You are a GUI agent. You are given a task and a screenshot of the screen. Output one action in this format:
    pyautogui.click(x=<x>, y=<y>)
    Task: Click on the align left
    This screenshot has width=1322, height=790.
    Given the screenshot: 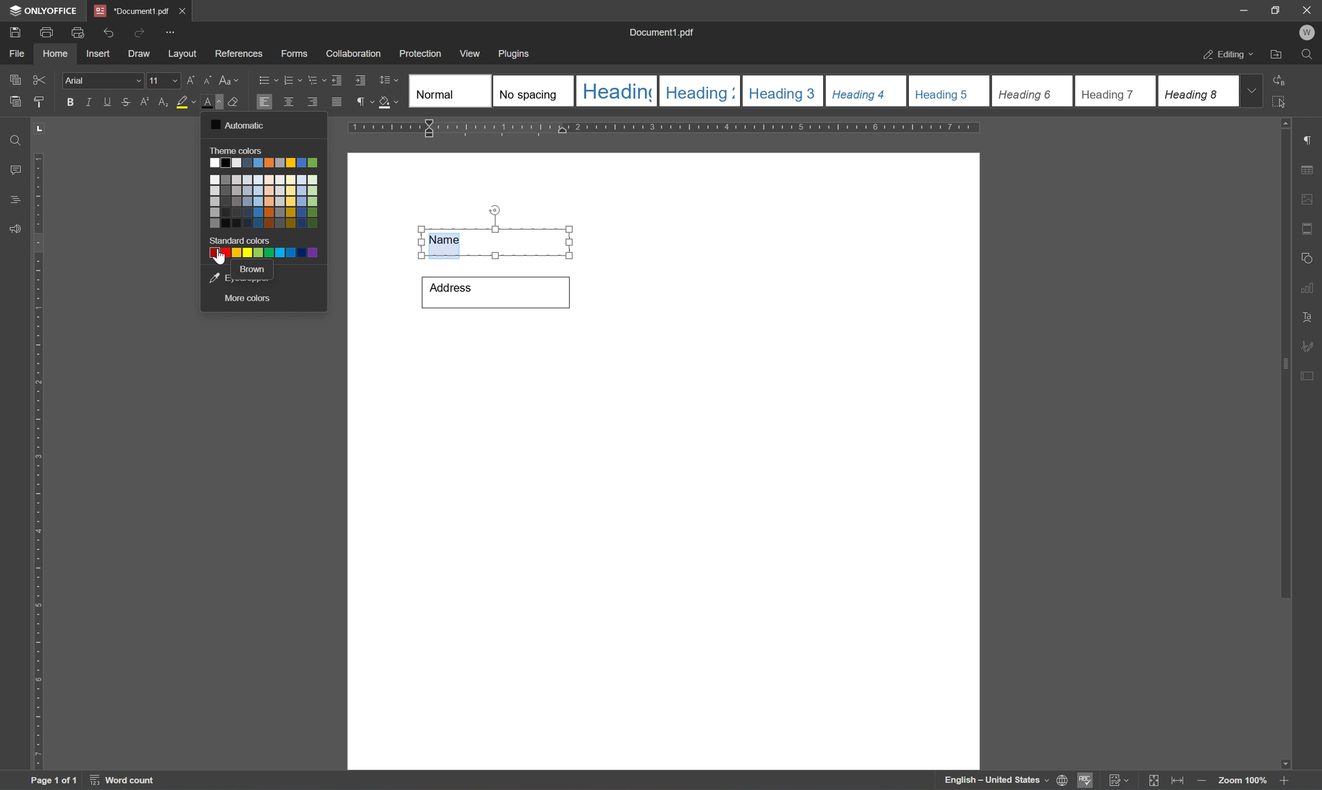 What is the action you would take?
    pyautogui.click(x=264, y=101)
    